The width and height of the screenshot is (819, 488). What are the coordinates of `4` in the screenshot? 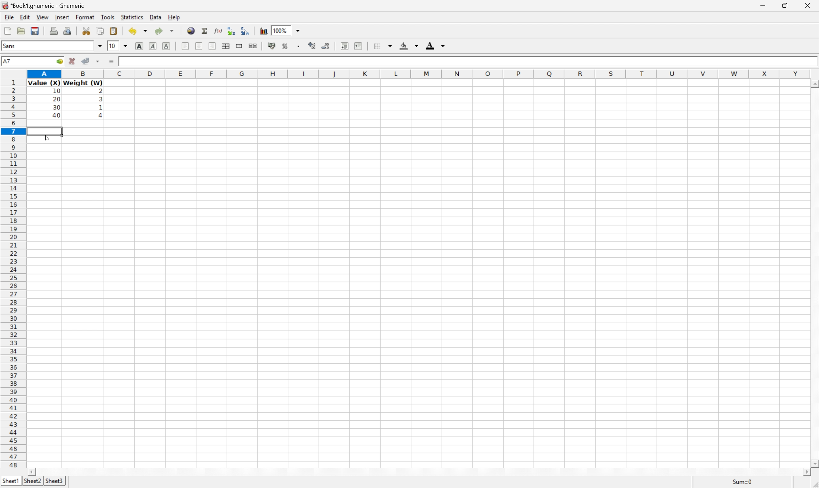 It's located at (101, 116).